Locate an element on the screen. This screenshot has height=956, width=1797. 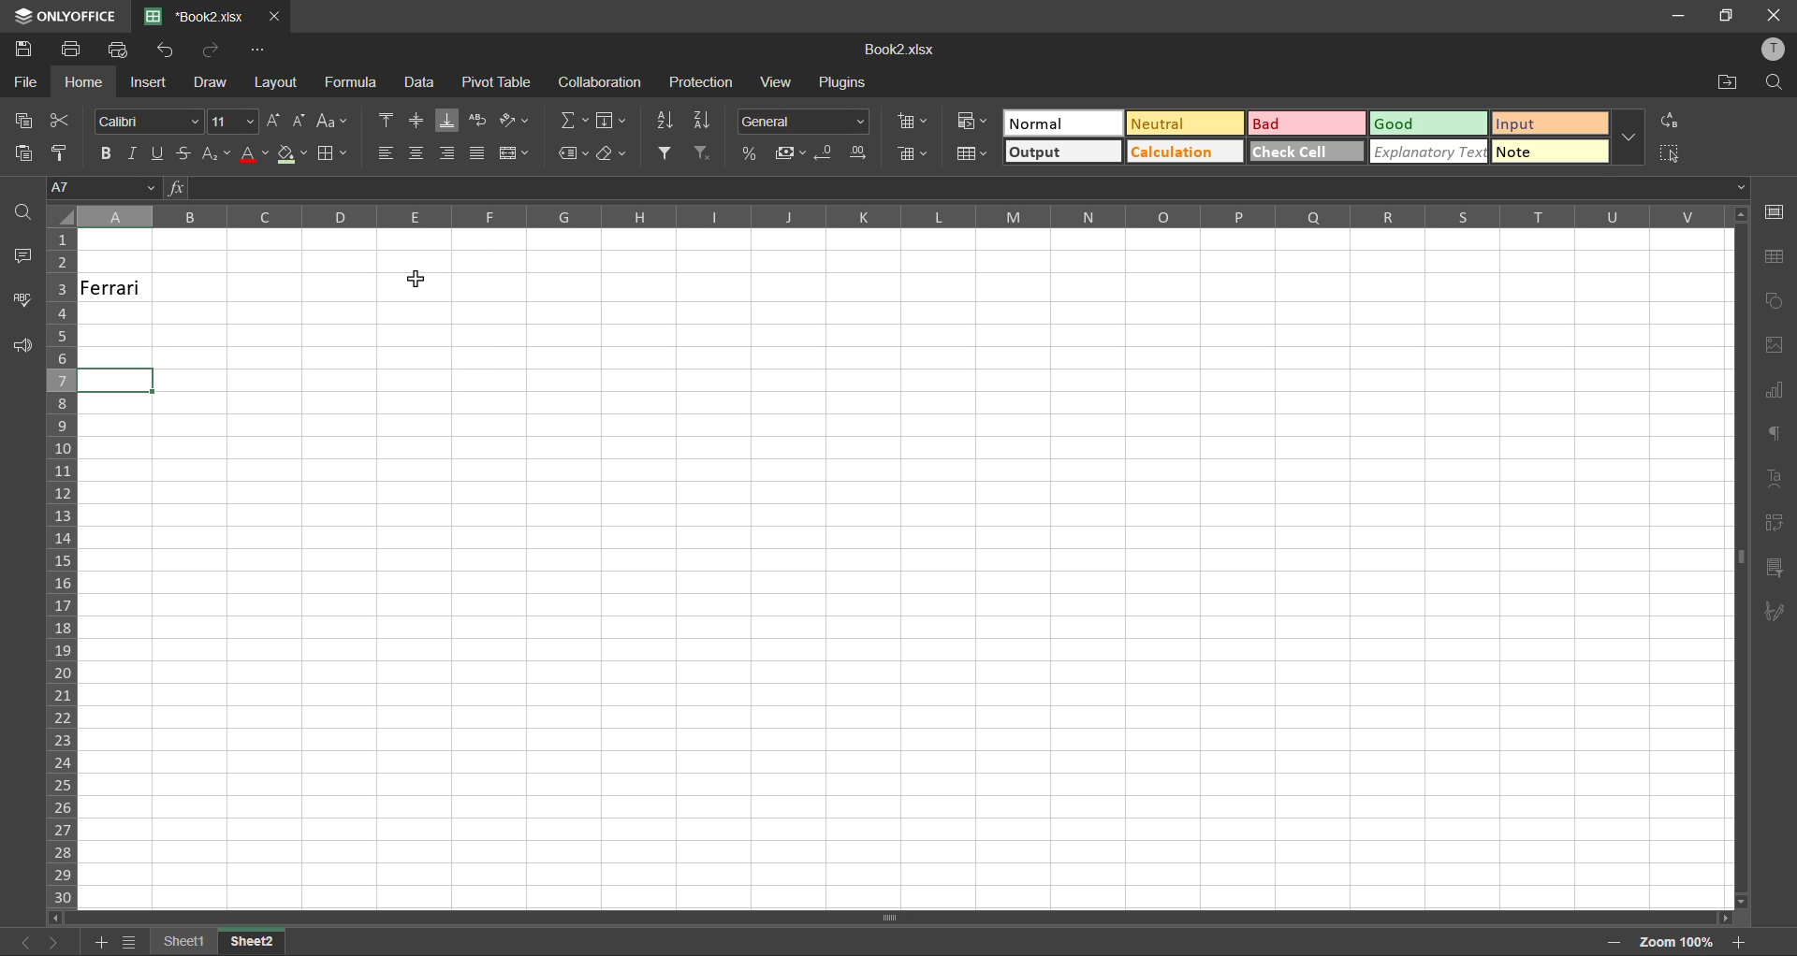
justified is located at coordinates (481, 154).